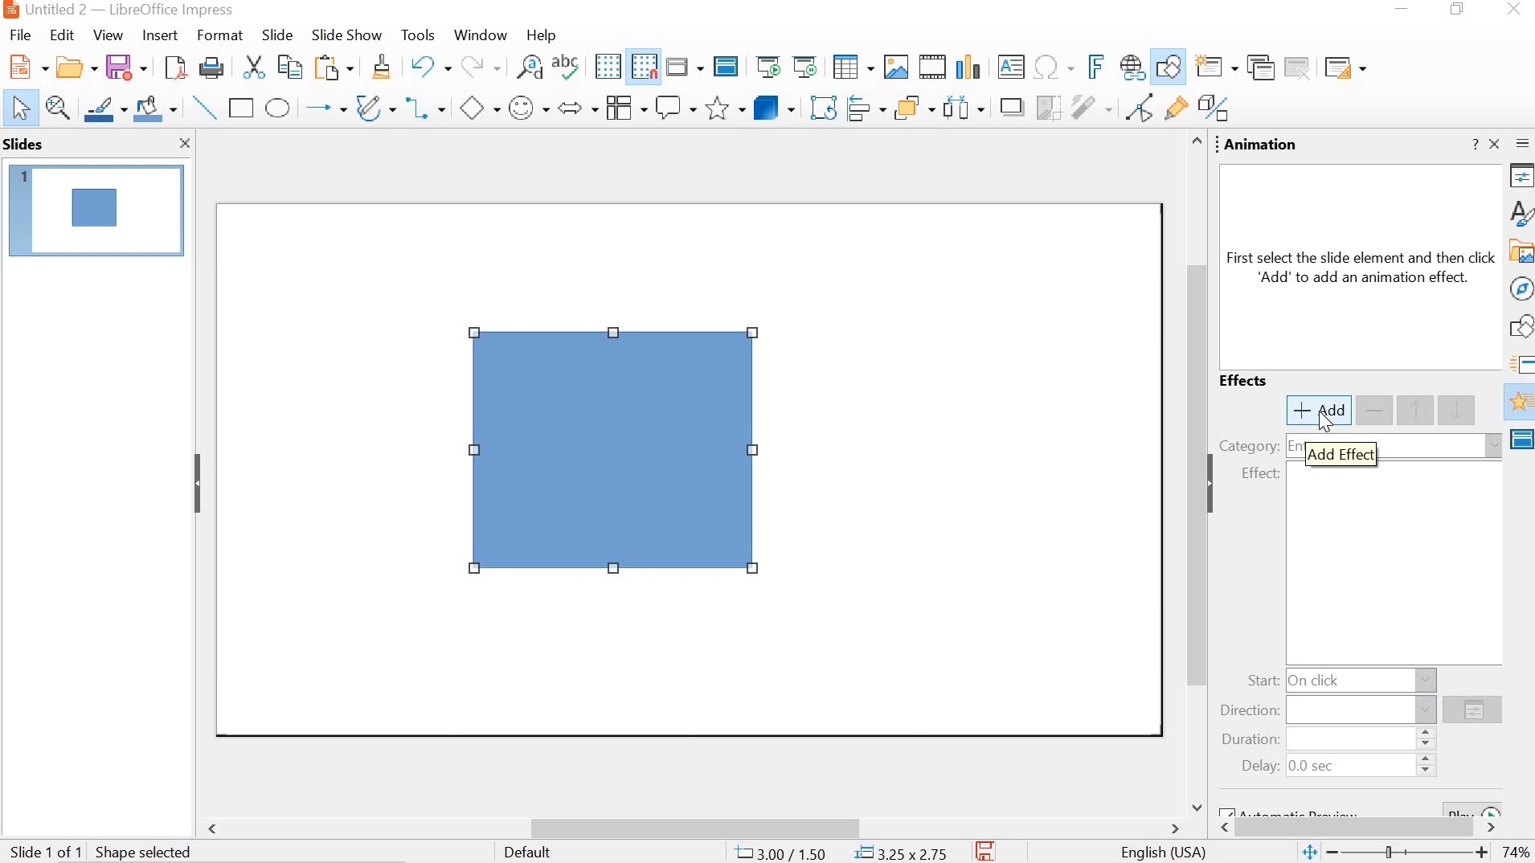 The height and width of the screenshot is (863, 1535). Describe the element at coordinates (1462, 10) in the screenshot. I see `restore down` at that location.